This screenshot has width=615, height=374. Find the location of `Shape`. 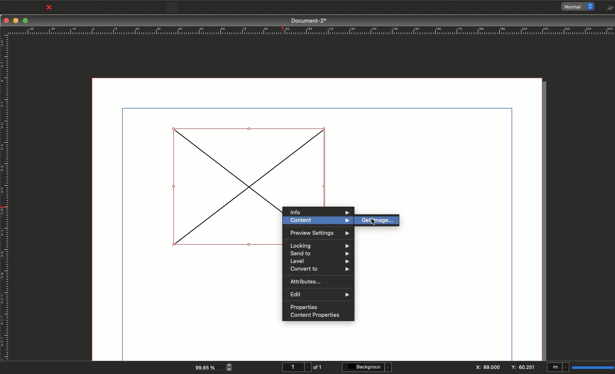

Shape is located at coordinates (237, 8).